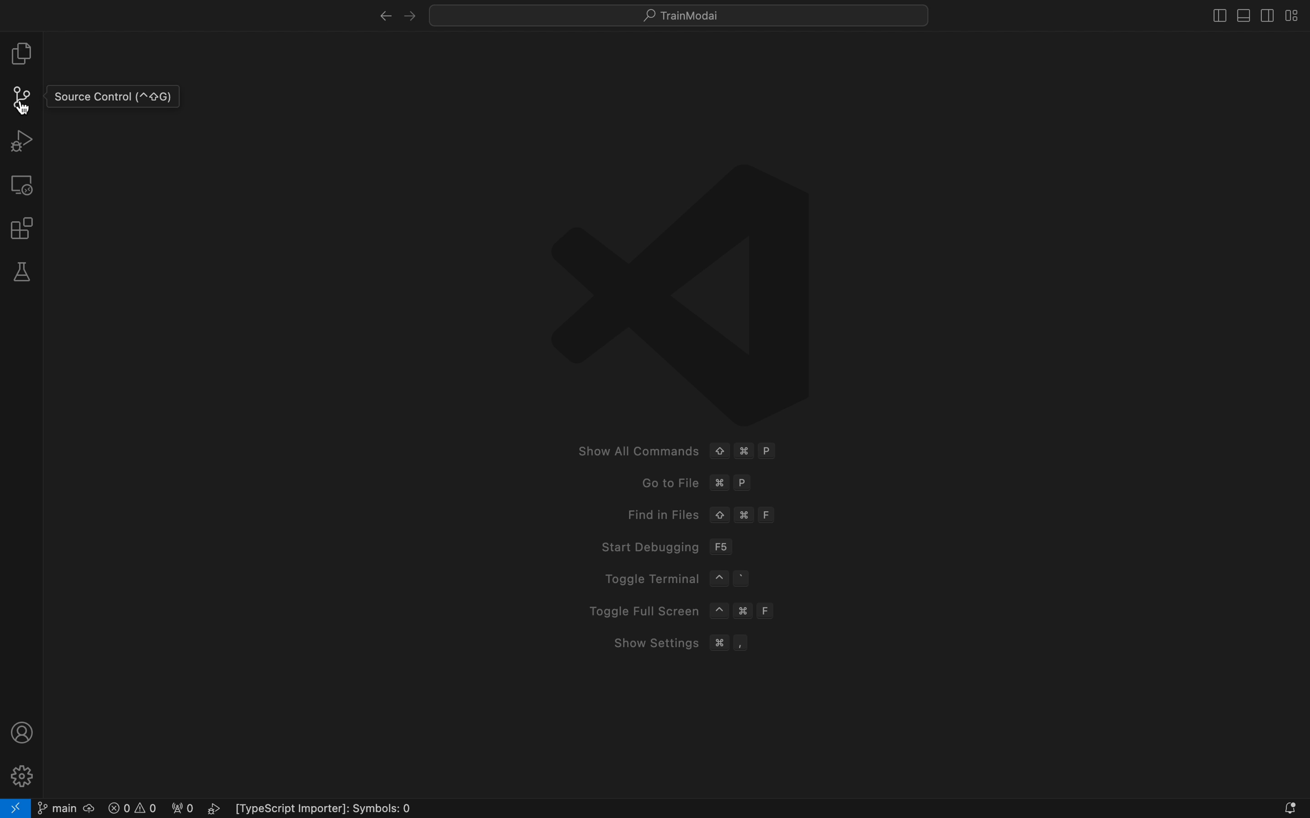 This screenshot has width=1310, height=818. What do you see at coordinates (65, 808) in the screenshot?
I see `git branch` at bounding box center [65, 808].